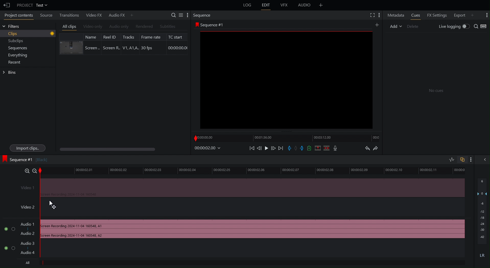  I want to click on Audio Levels, so click(482, 220).